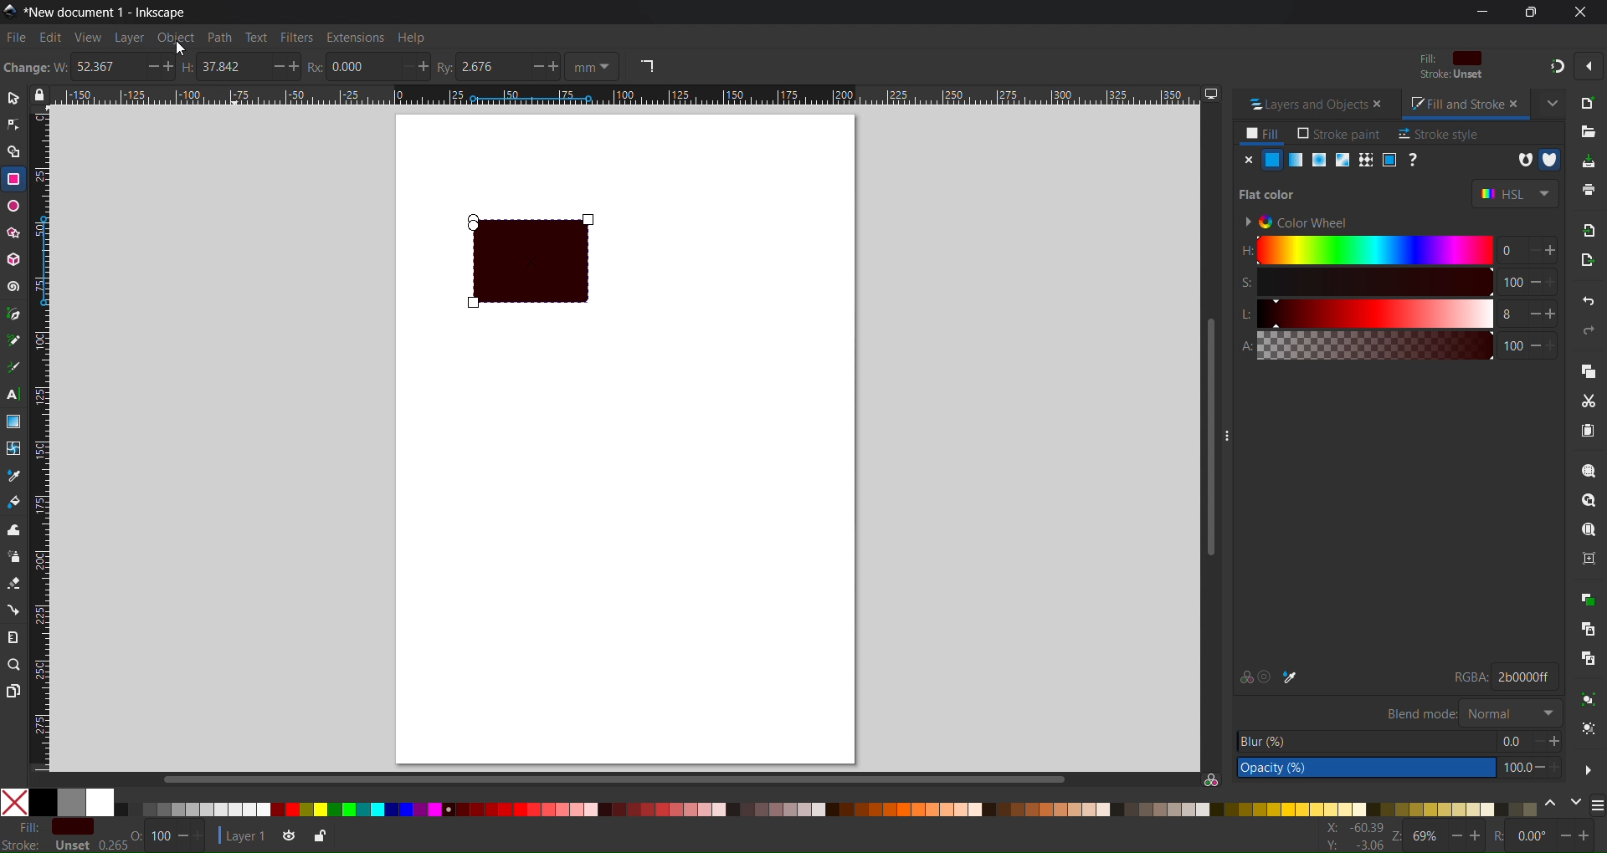 The height and width of the screenshot is (853, 1607). Describe the element at coordinates (50, 38) in the screenshot. I see `Edit` at that location.